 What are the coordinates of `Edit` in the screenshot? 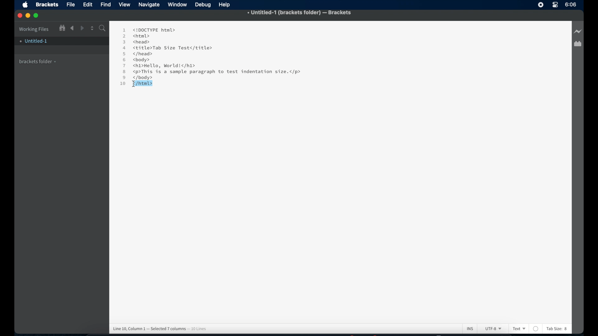 It's located at (89, 5).